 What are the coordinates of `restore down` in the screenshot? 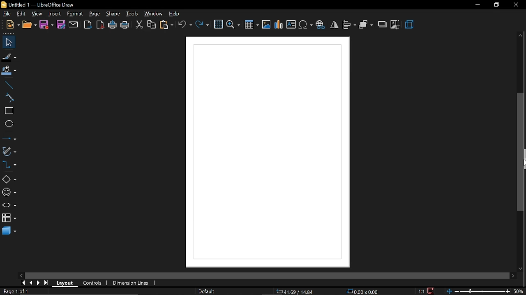 It's located at (496, 5).